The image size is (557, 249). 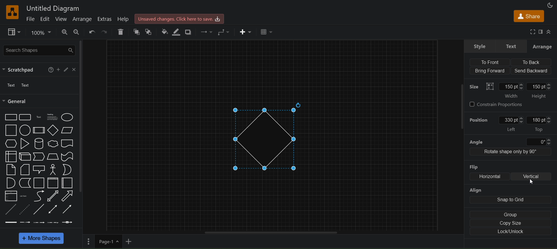 What do you see at coordinates (478, 190) in the screenshot?
I see `align` at bounding box center [478, 190].